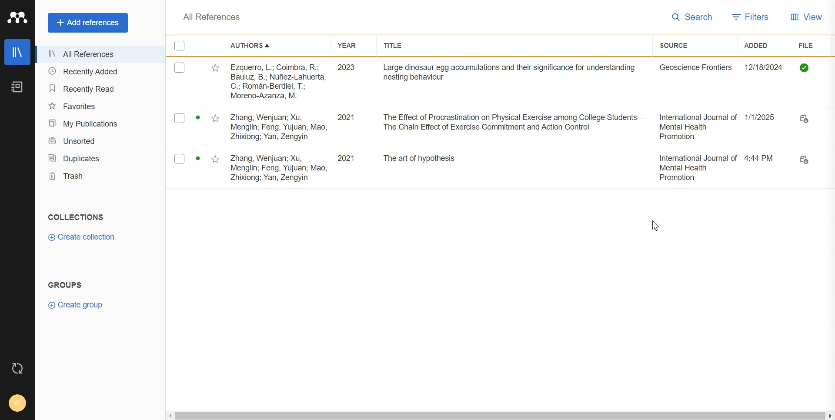 This screenshot has width=835, height=420. Describe the element at coordinates (212, 17) in the screenshot. I see `All References` at that location.